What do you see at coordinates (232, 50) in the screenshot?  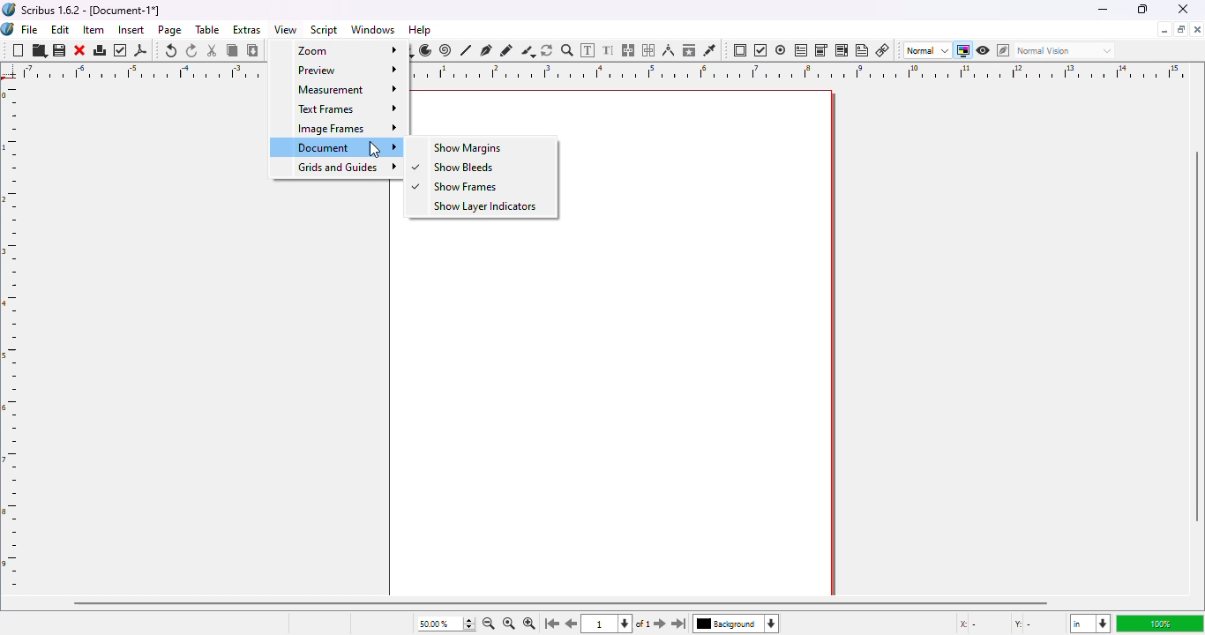 I see `copy` at bounding box center [232, 50].